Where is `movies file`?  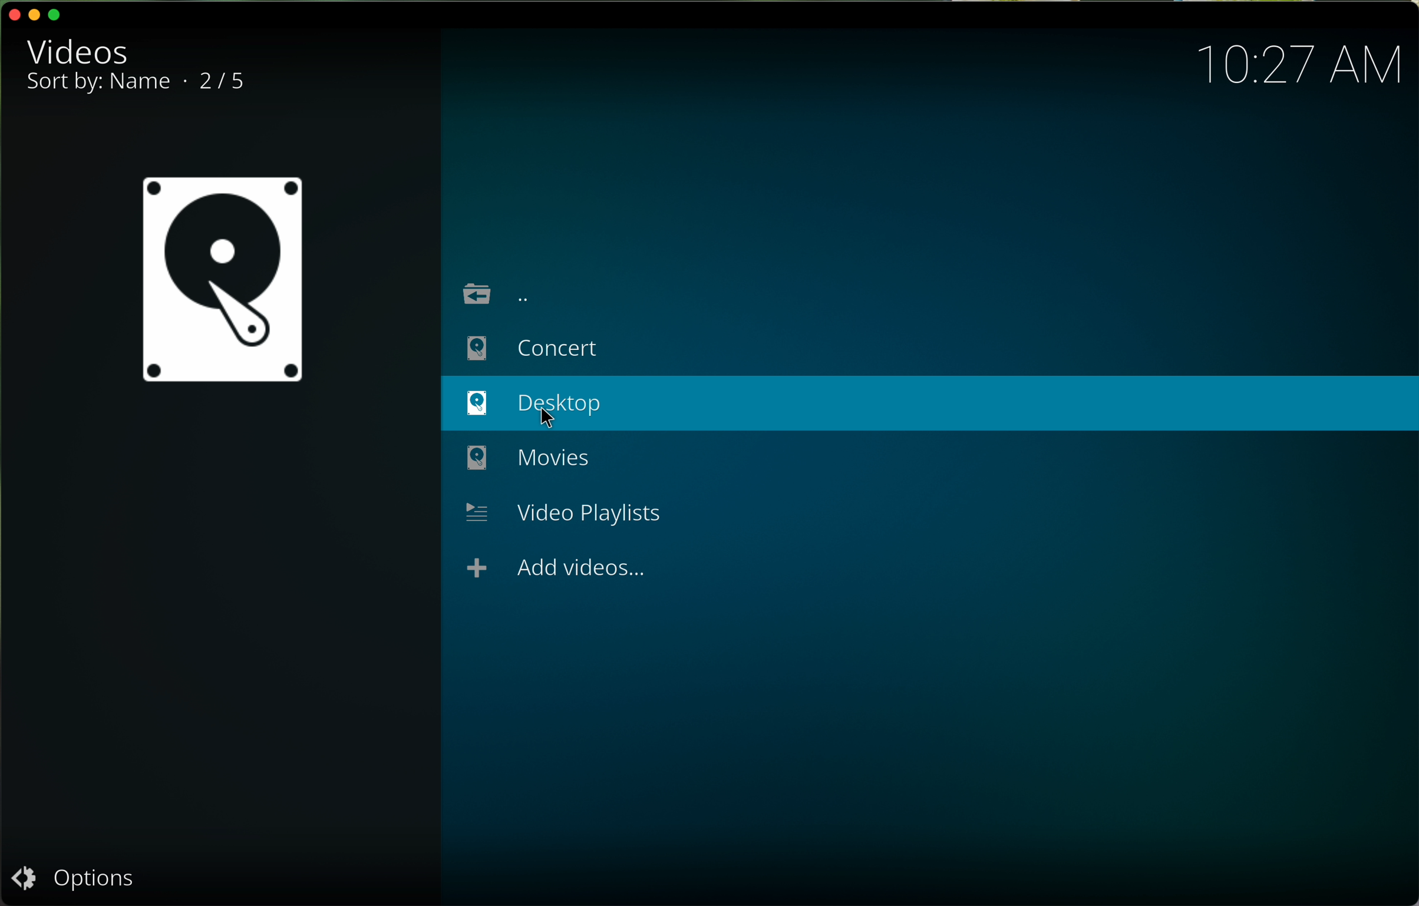 movies file is located at coordinates (520, 459).